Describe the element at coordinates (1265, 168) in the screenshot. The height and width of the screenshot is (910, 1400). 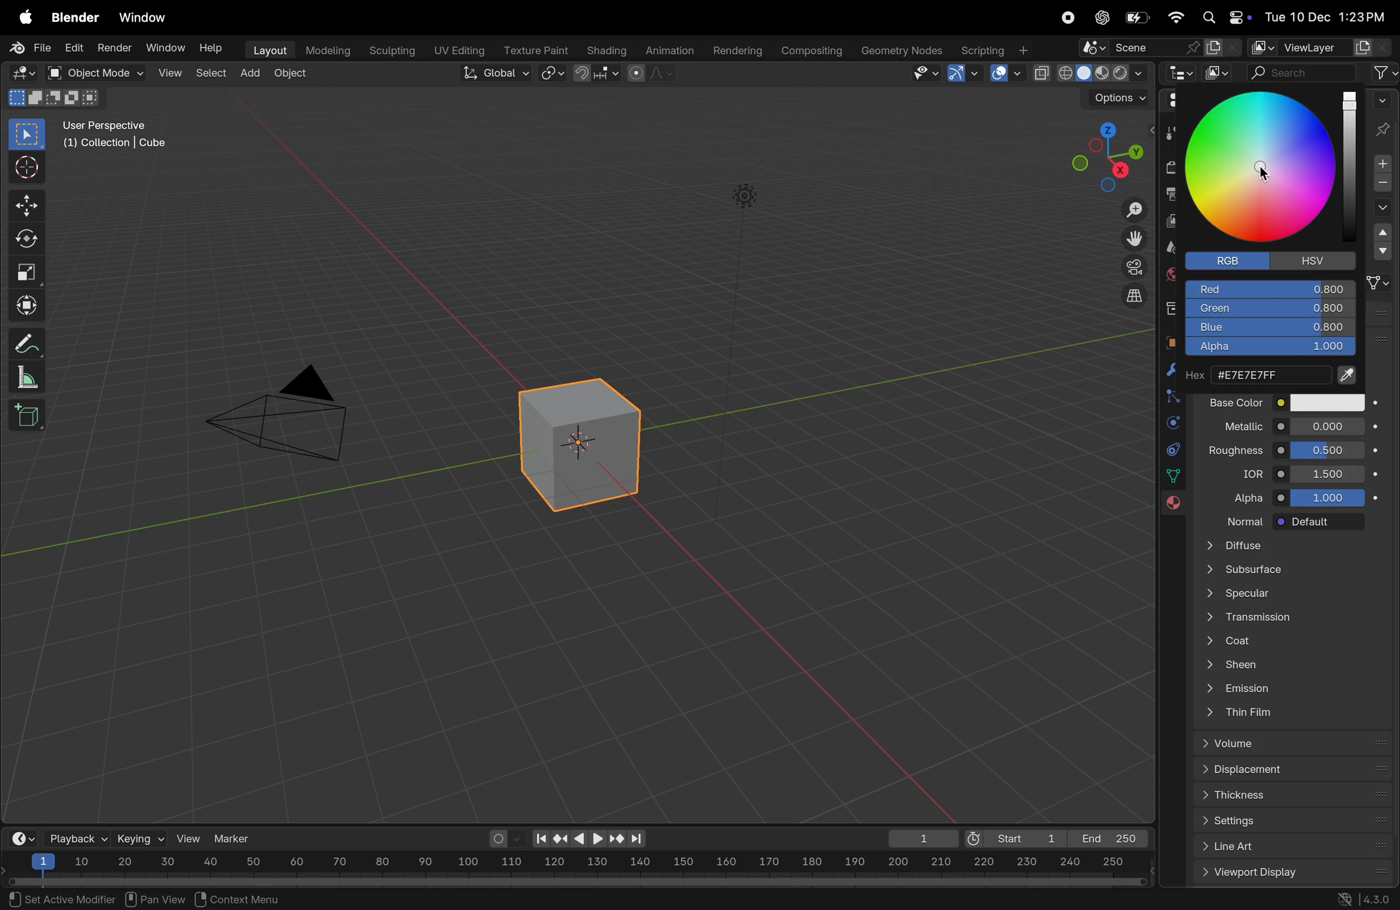
I see `cursor` at that location.